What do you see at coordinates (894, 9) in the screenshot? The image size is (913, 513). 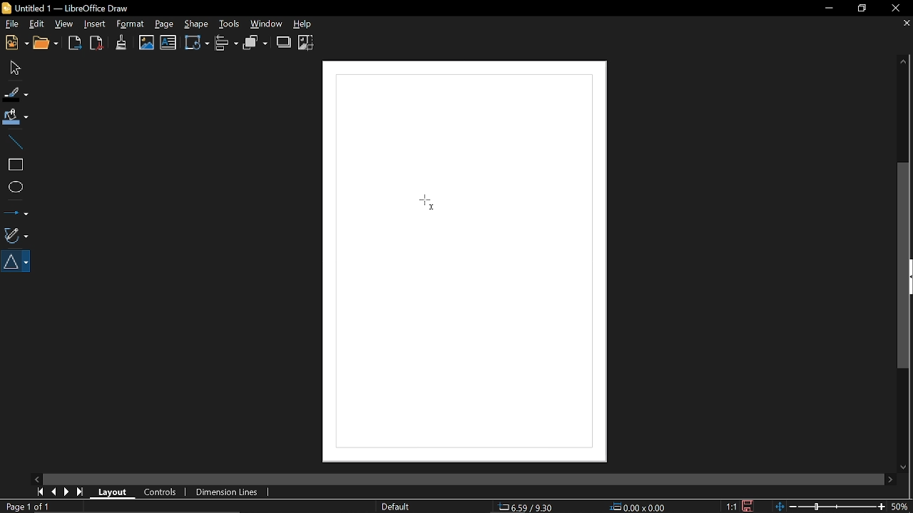 I see `Close` at bounding box center [894, 9].